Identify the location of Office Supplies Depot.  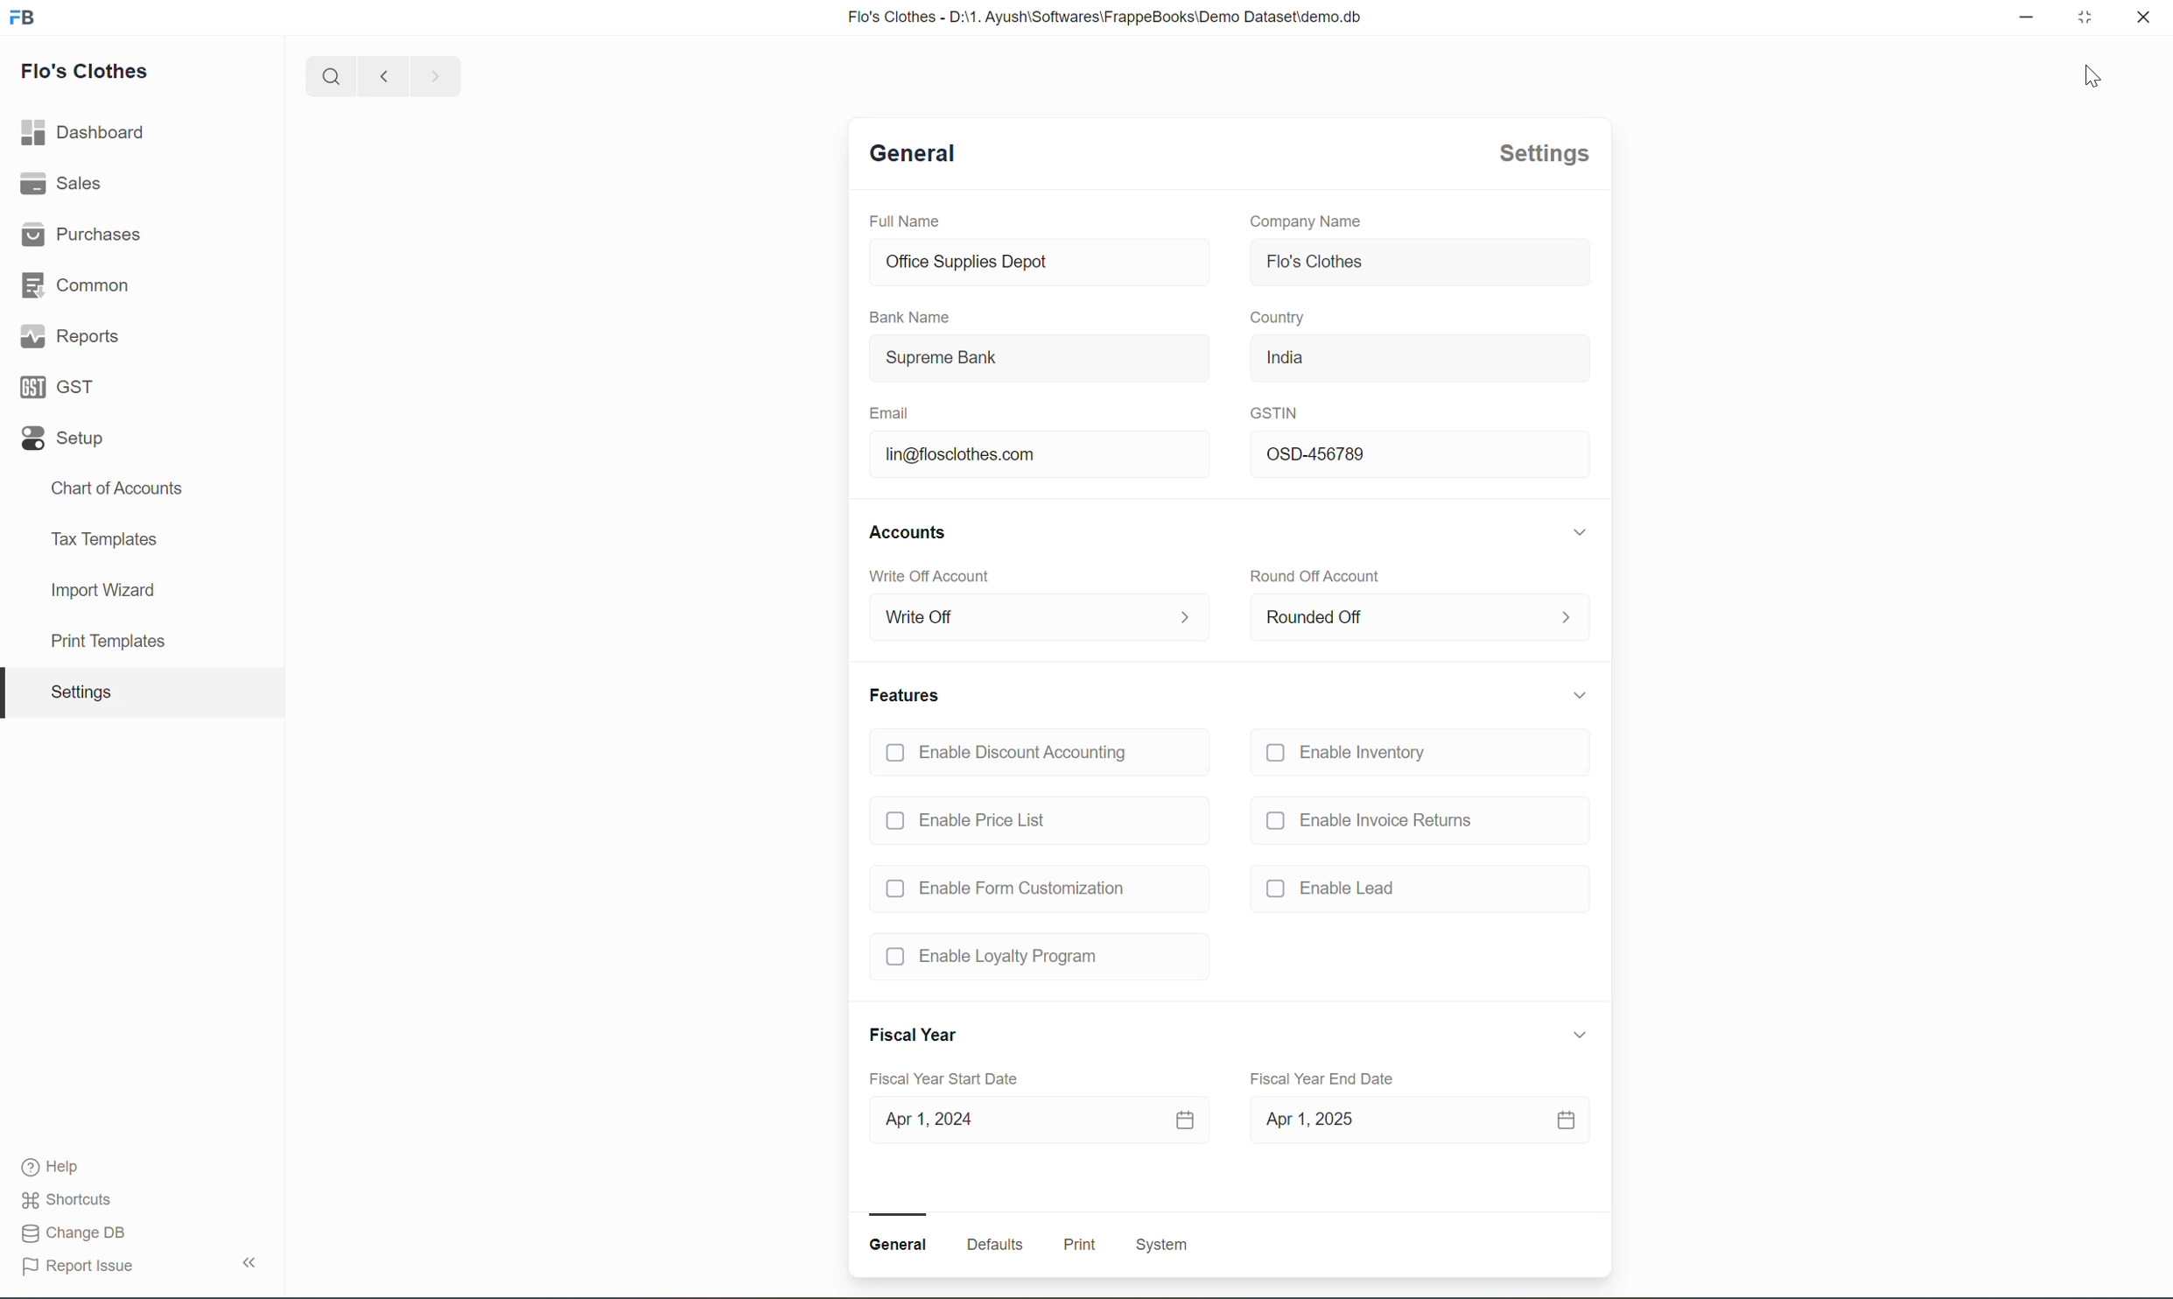
(1040, 262).